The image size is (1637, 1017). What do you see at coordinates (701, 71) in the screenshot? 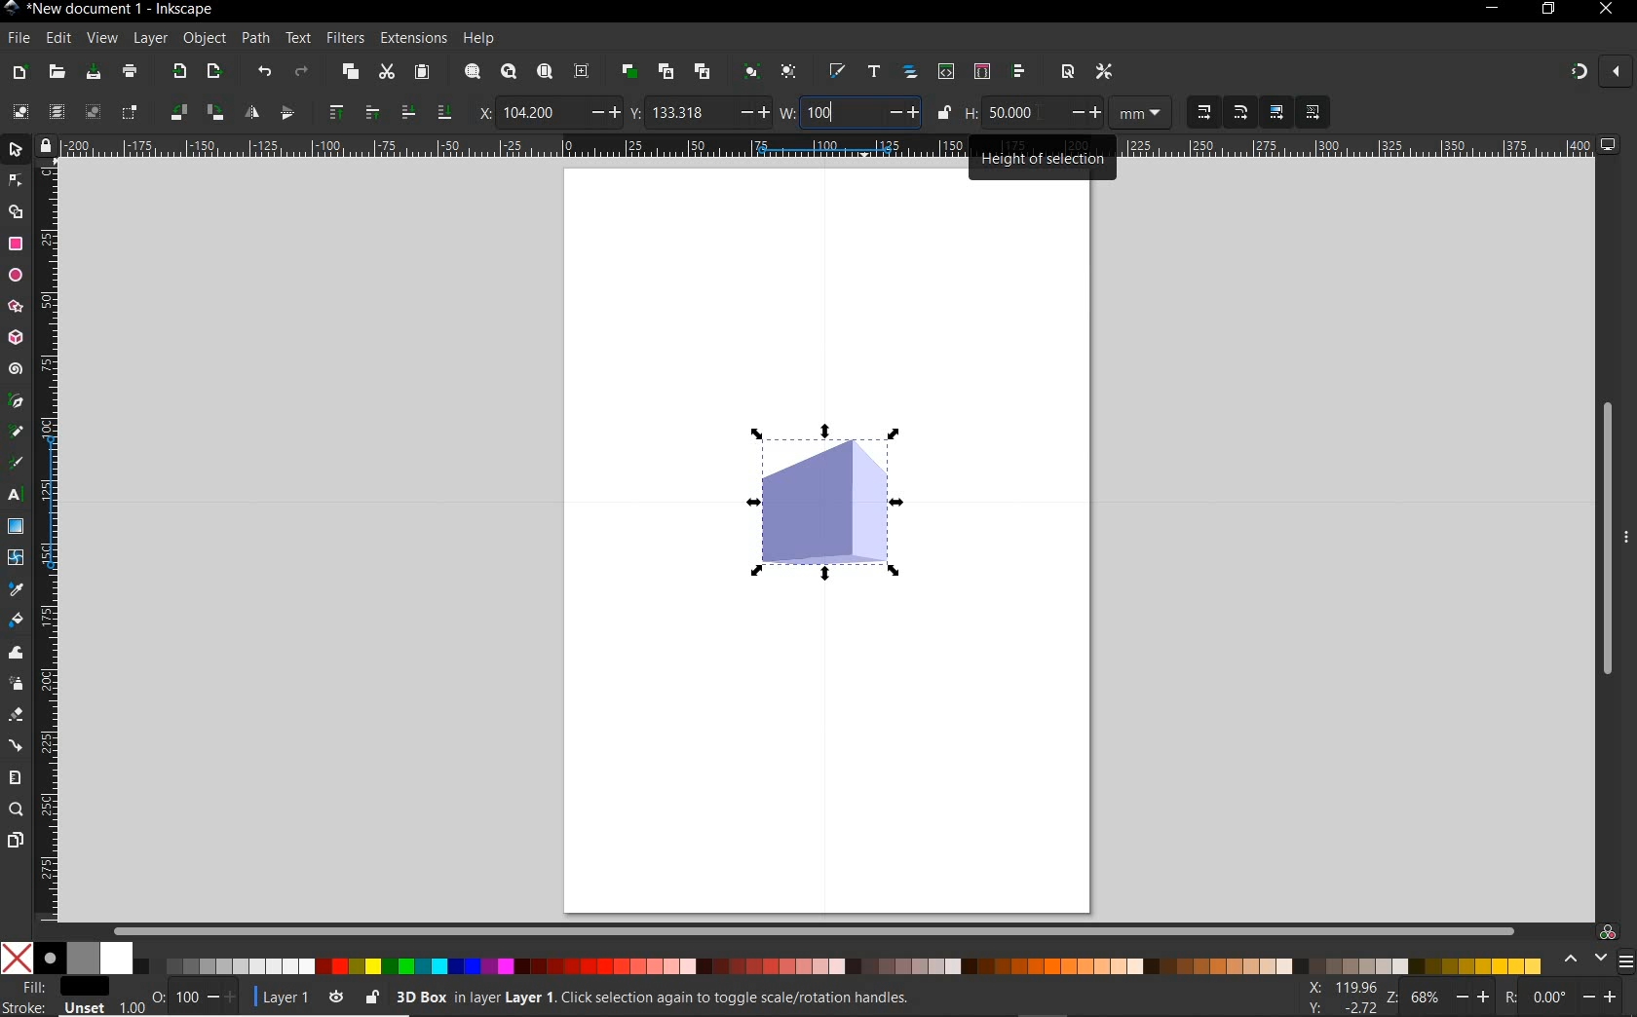
I see `unlink clone` at bounding box center [701, 71].